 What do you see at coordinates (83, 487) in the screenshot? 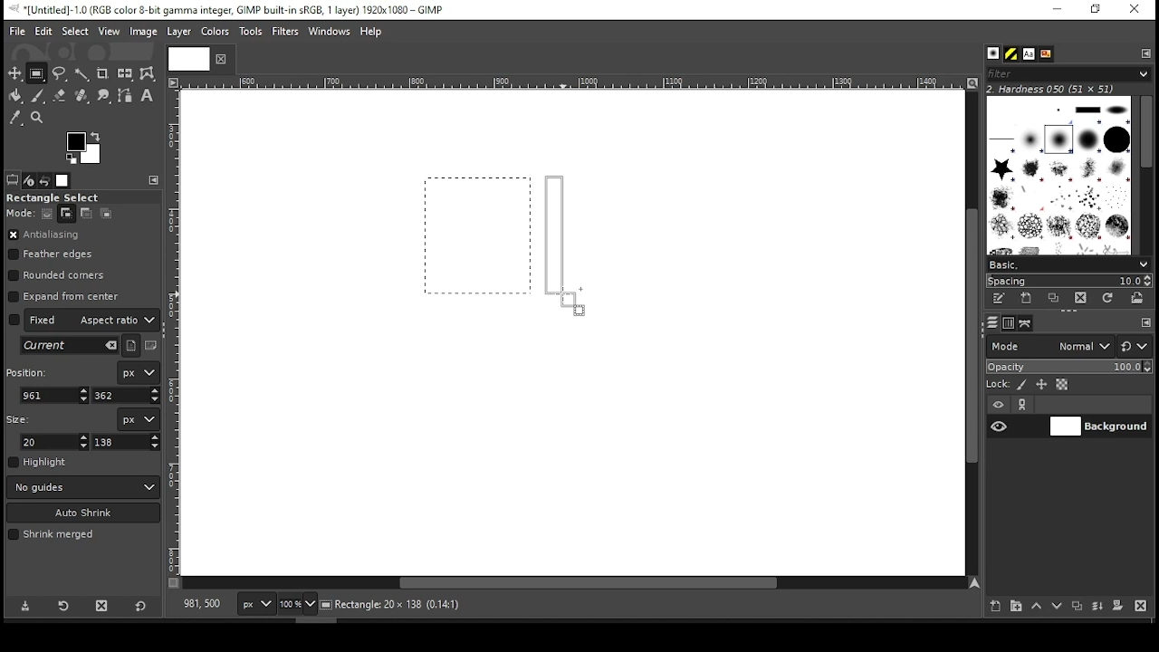
I see `guides` at bounding box center [83, 487].